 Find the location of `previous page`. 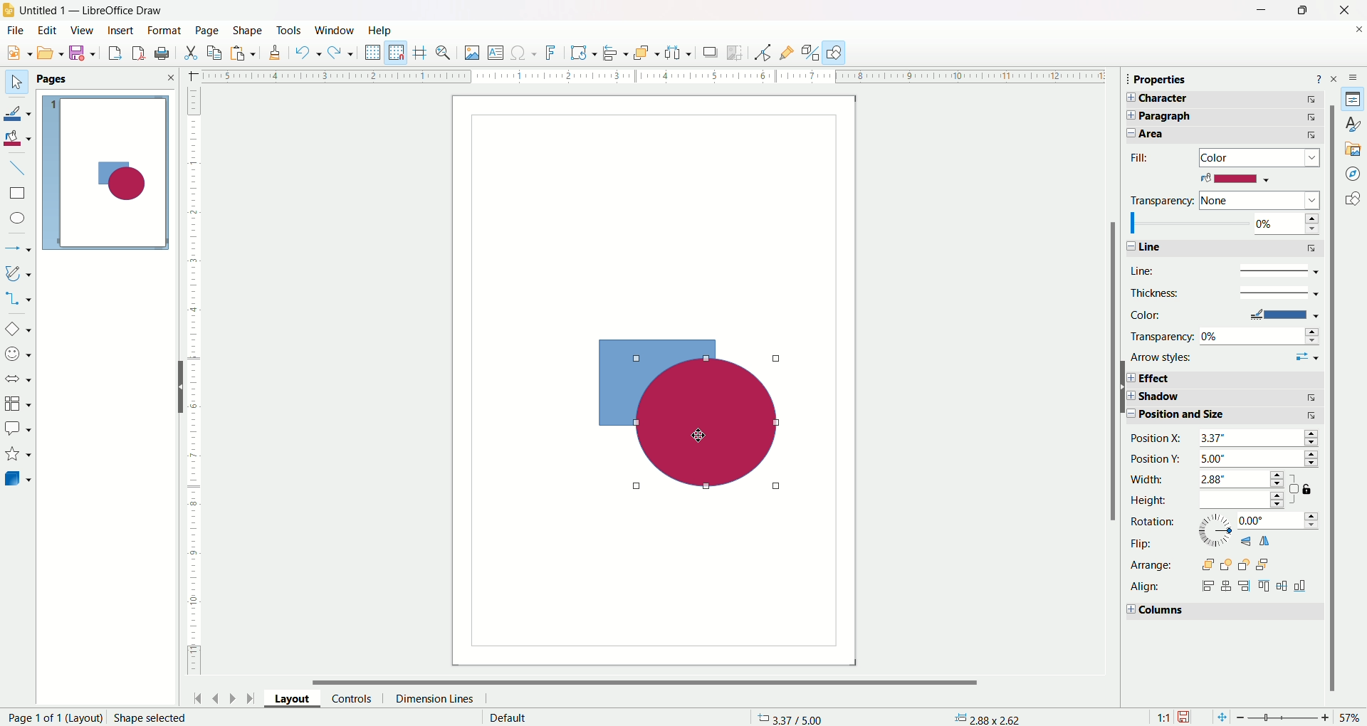

previous page is located at coordinates (217, 696).